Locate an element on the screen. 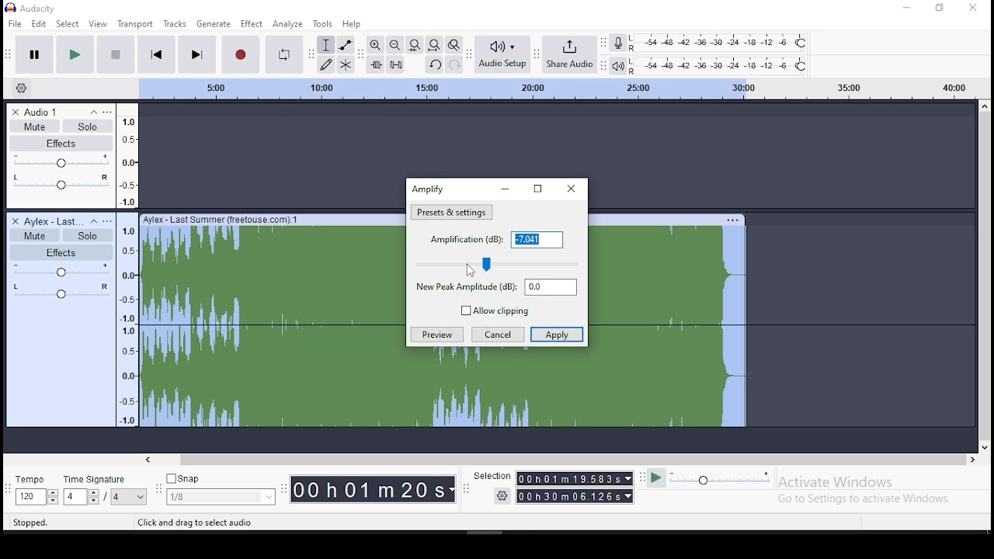 This screenshot has width=994, height=559. delete track is located at coordinates (12, 220).